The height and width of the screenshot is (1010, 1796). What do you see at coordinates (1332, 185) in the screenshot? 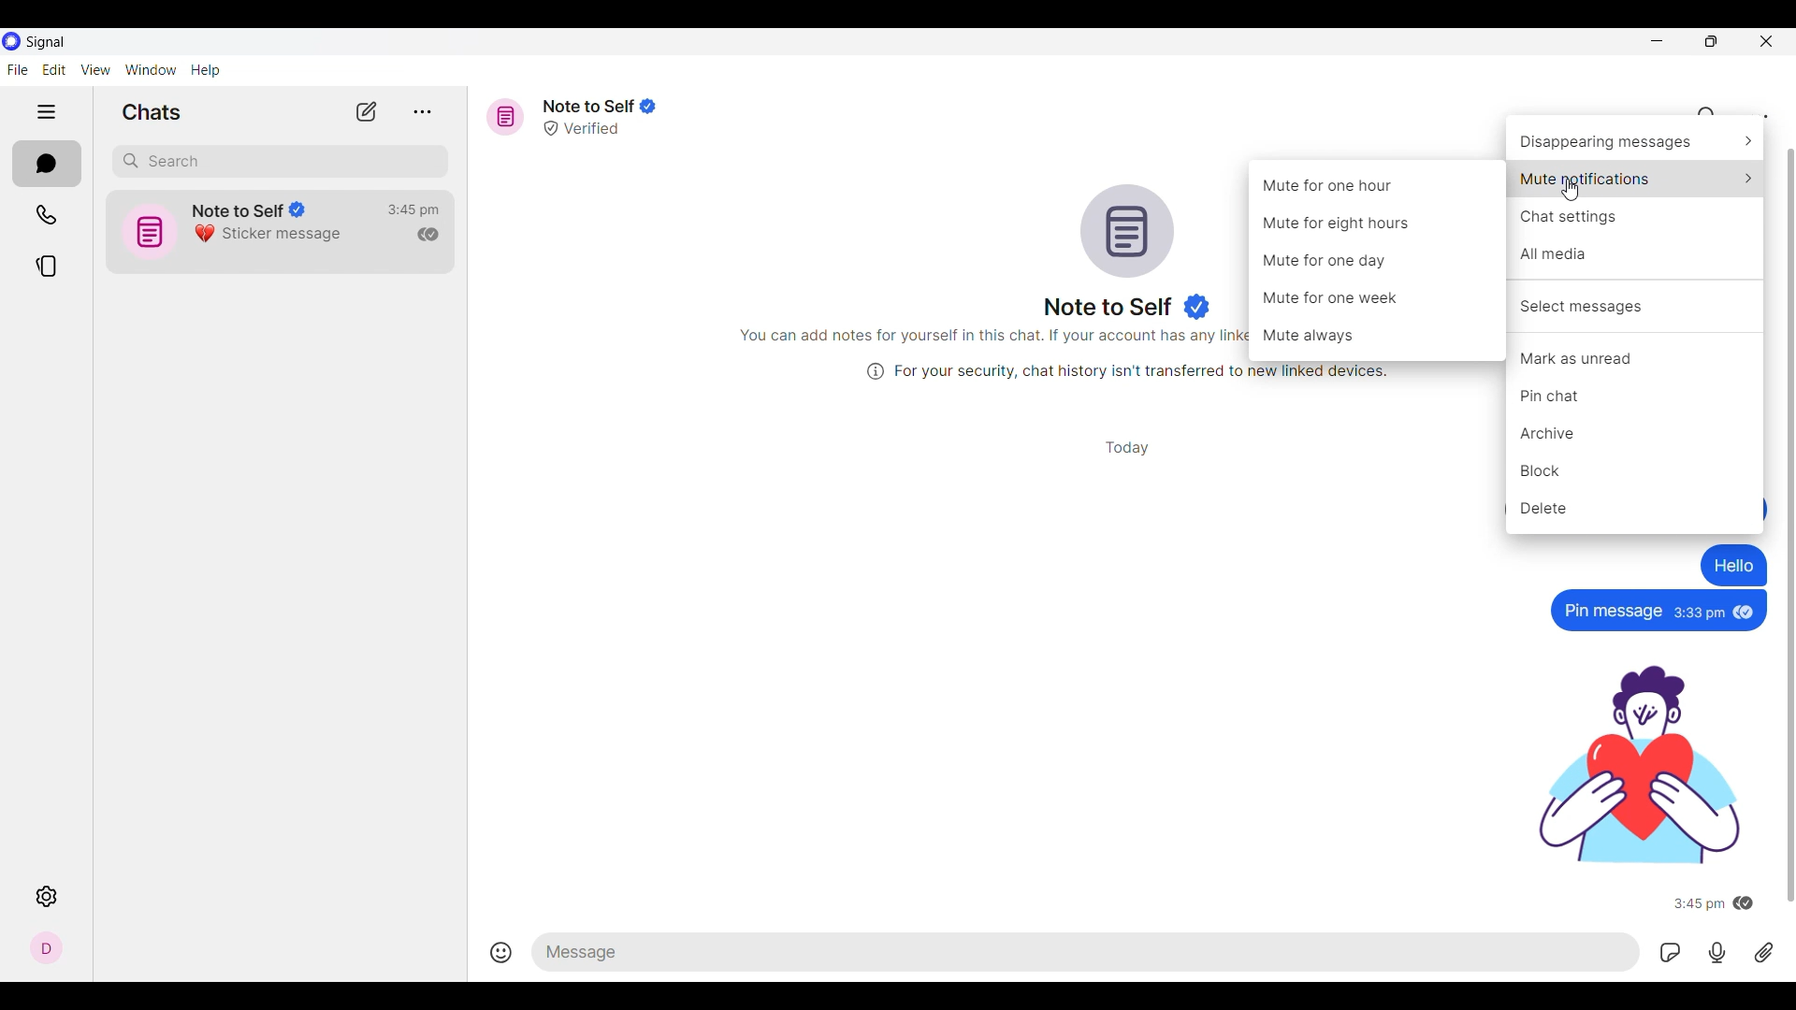
I see `Mute for one hour` at bounding box center [1332, 185].